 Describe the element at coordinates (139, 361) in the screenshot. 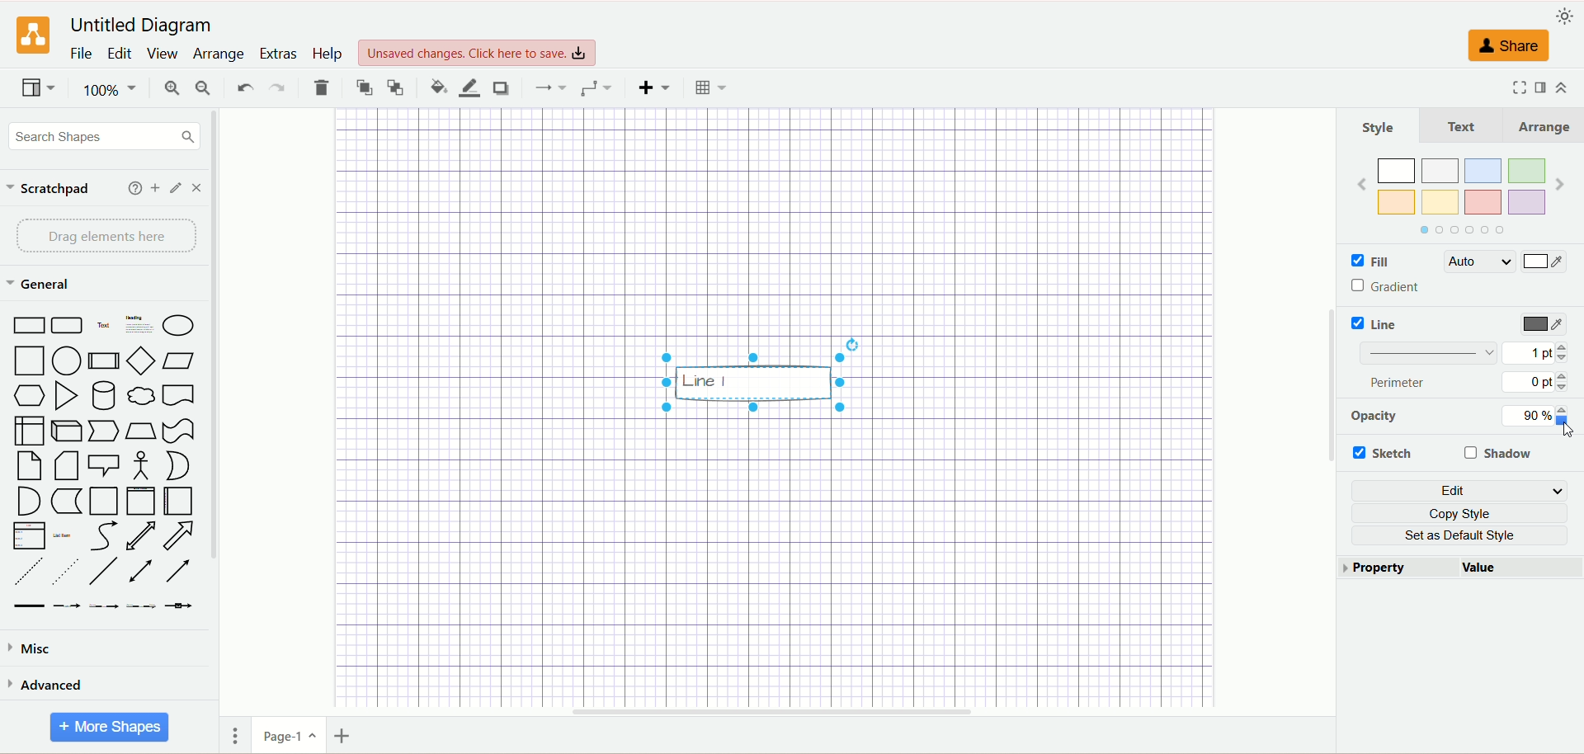

I see `Diamond` at that location.